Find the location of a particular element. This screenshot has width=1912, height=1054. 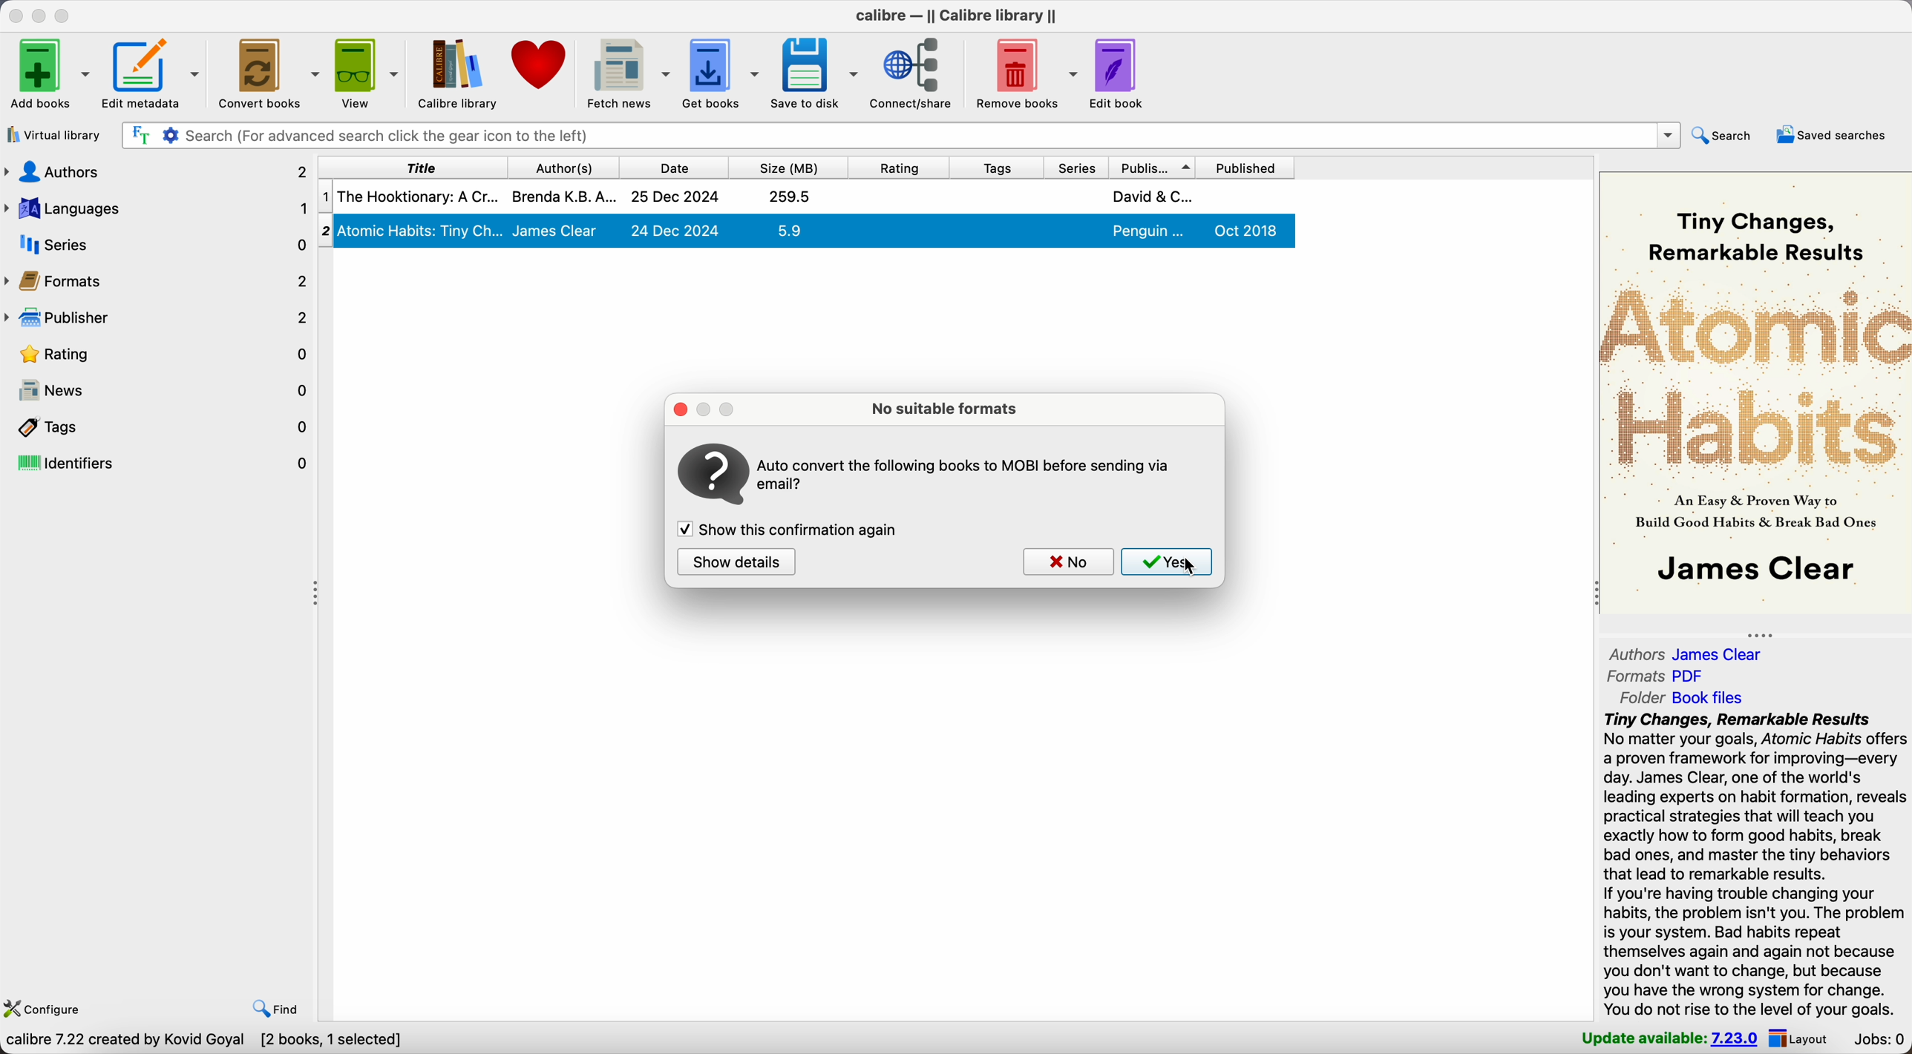

25 Dec 2024 is located at coordinates (675, 197).